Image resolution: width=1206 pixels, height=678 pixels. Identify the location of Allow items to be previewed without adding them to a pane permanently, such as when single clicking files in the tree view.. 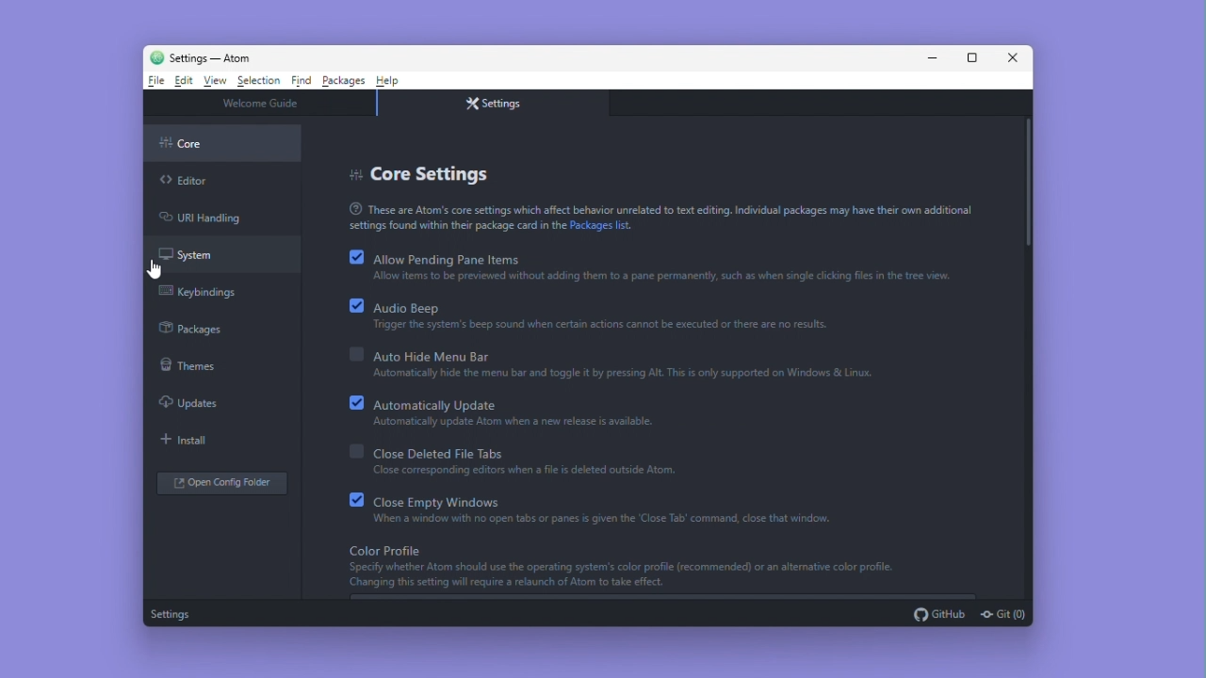
(660, 276).